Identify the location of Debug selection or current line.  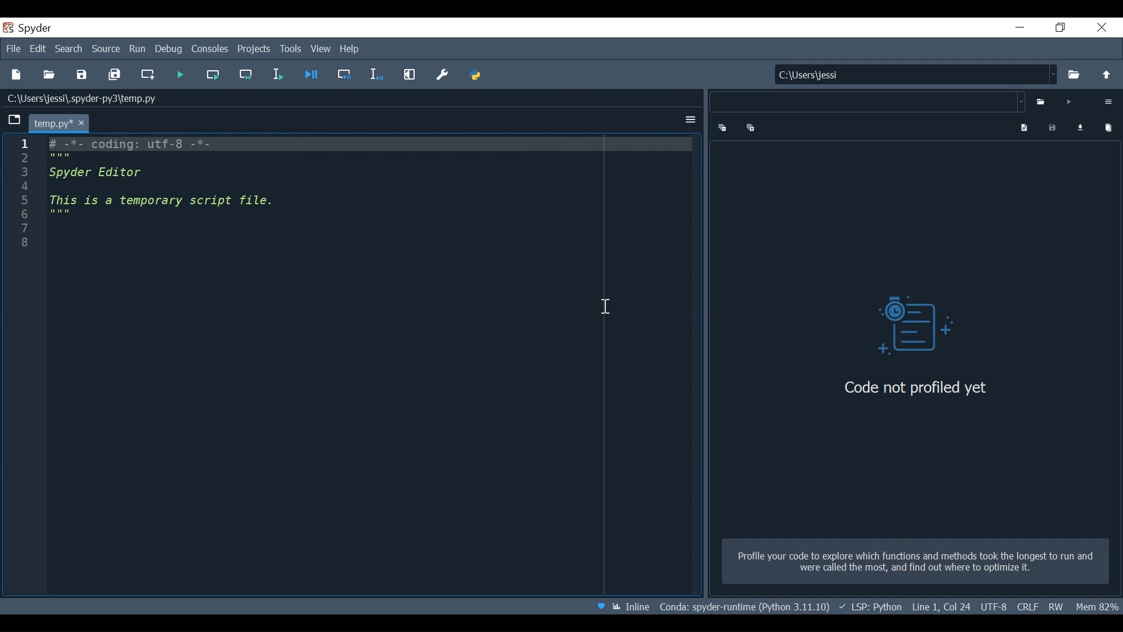
(346, 75).